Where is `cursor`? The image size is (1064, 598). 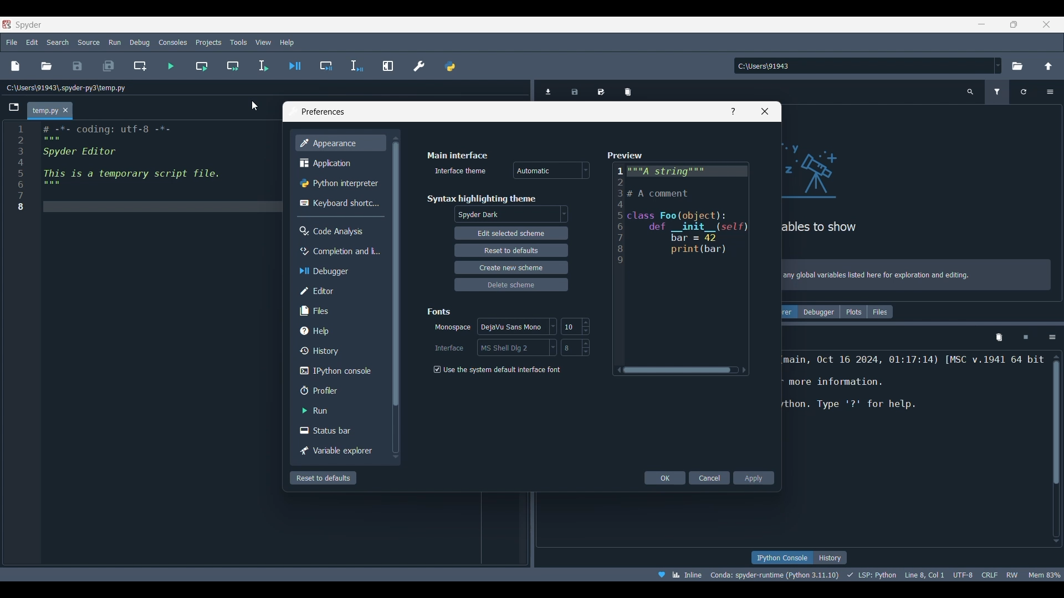 cursor is located at coordinates (252, 106).